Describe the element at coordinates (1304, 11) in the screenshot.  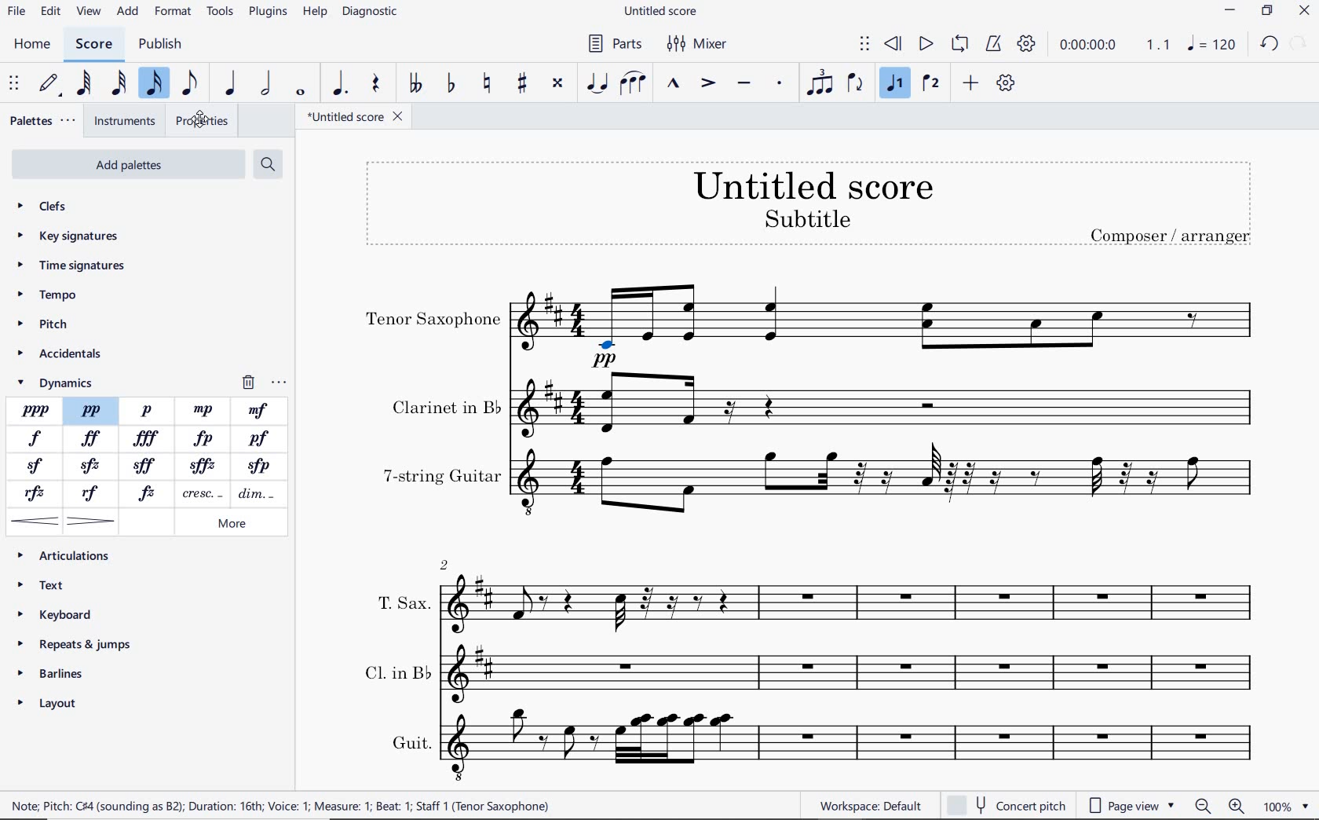
I see `close` at that location.